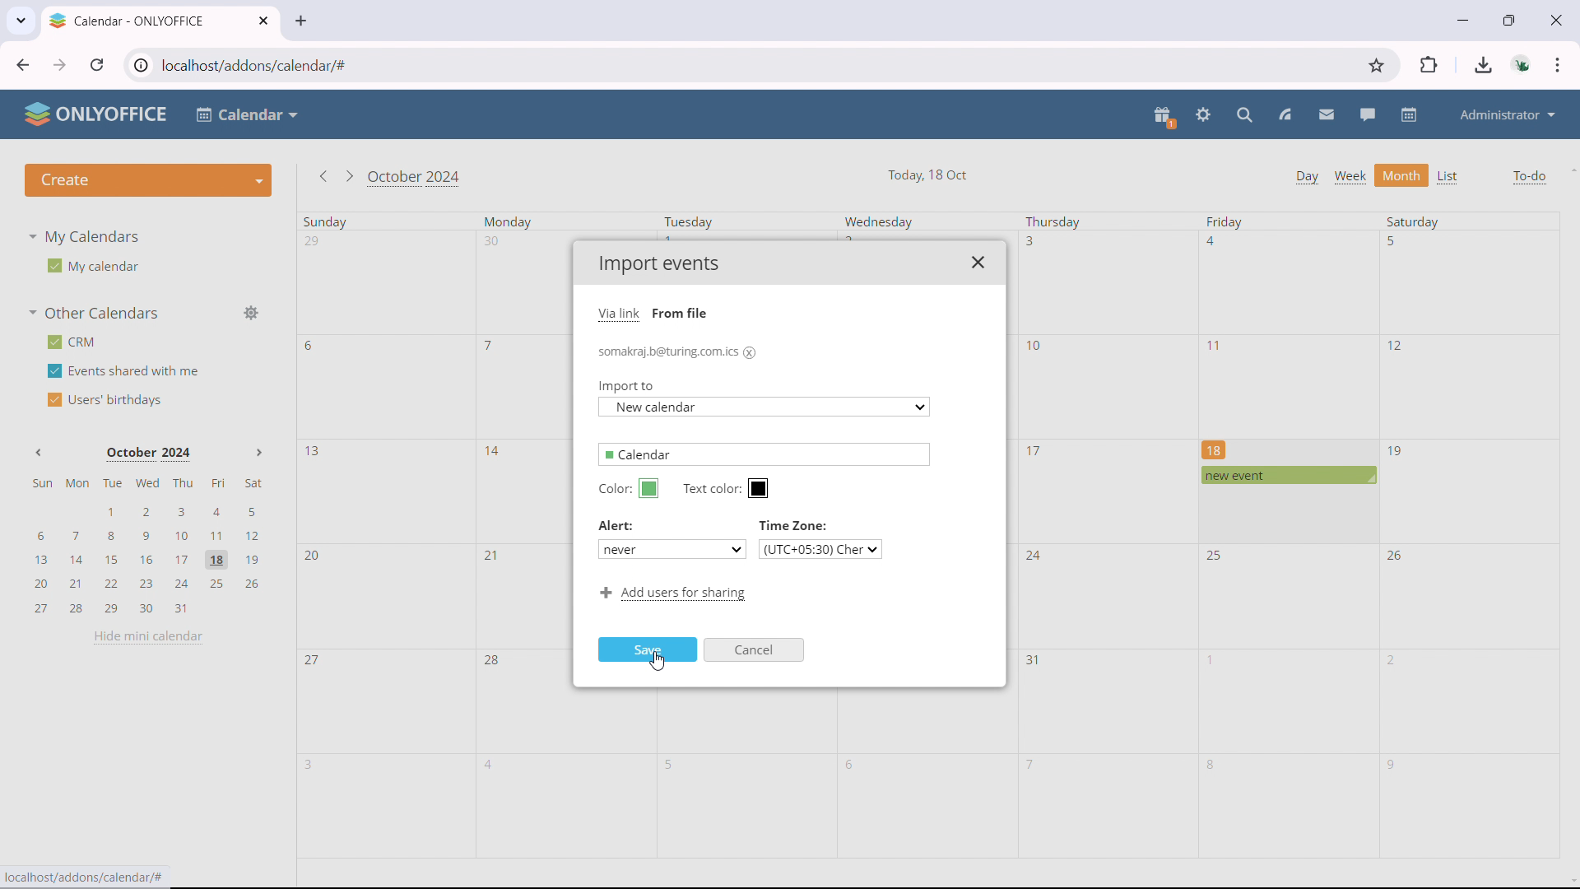  I want to click on 27, so click(314, 663).